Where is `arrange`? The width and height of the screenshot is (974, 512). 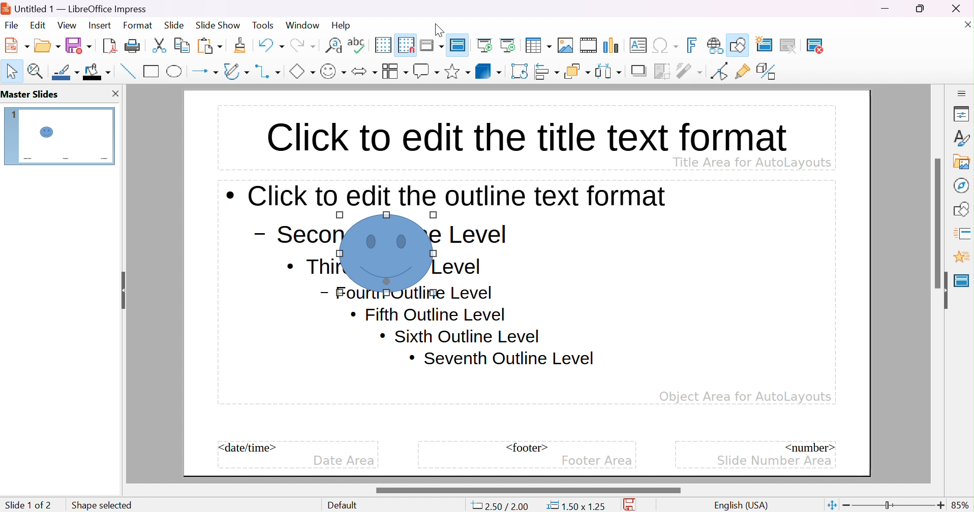 arrange is located at coordinates (577, 71).